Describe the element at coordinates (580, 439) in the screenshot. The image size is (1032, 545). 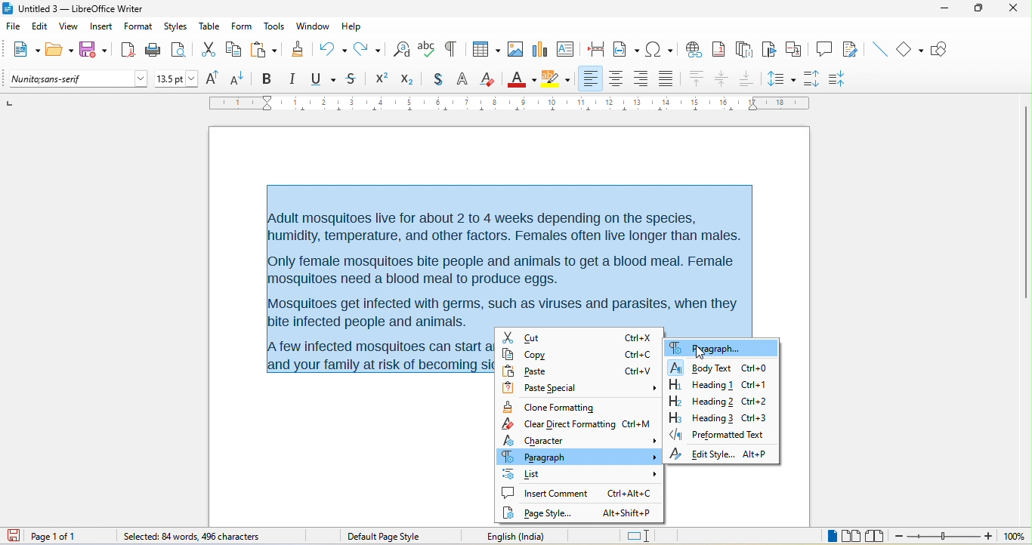
I see `character` at that location.